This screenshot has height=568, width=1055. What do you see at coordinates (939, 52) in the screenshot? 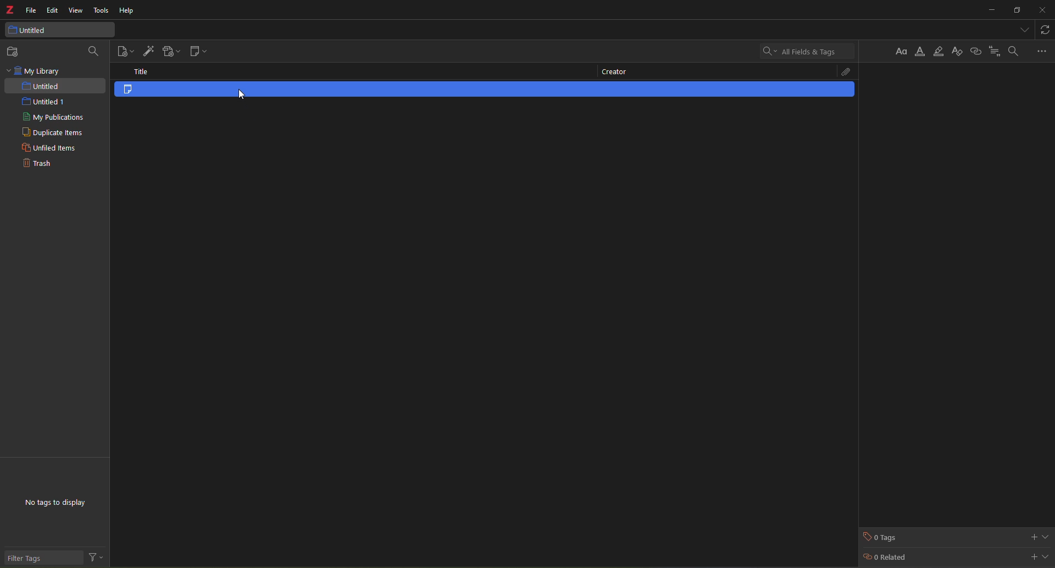
I see `highlight text` at bounding box center [939, 52].